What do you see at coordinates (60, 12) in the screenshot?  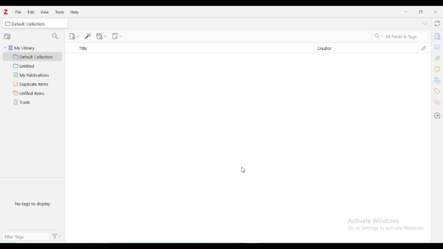 I see `tools` at bounding box center [60, 12].